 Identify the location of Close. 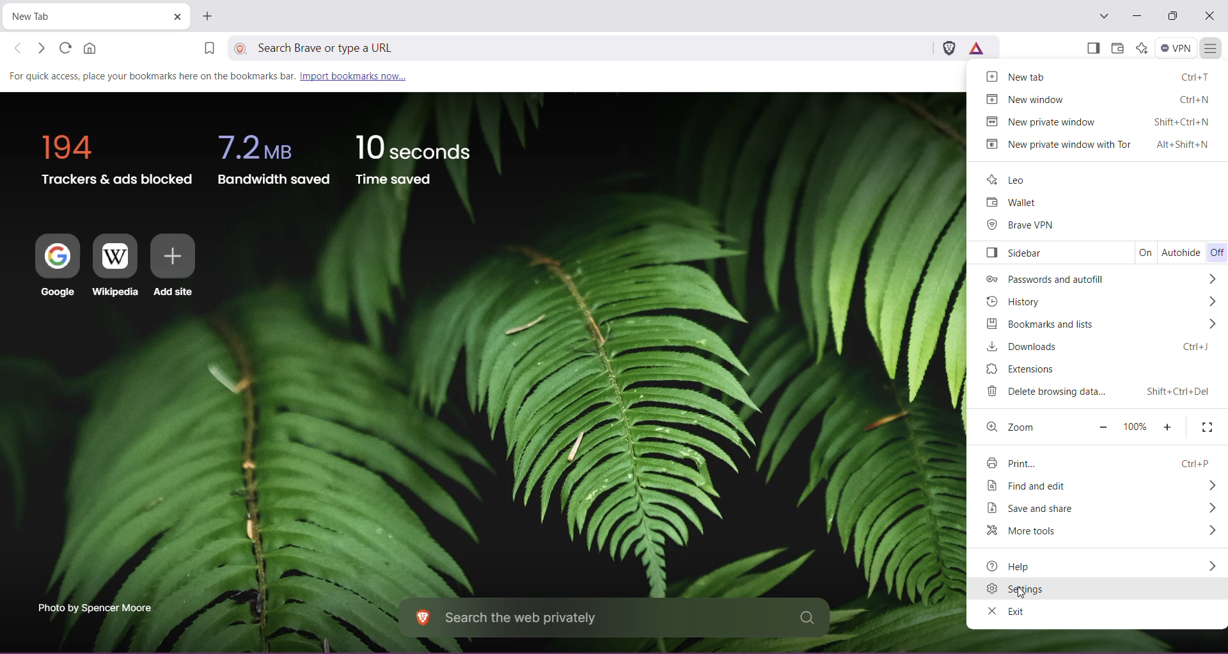
(1209, 17).